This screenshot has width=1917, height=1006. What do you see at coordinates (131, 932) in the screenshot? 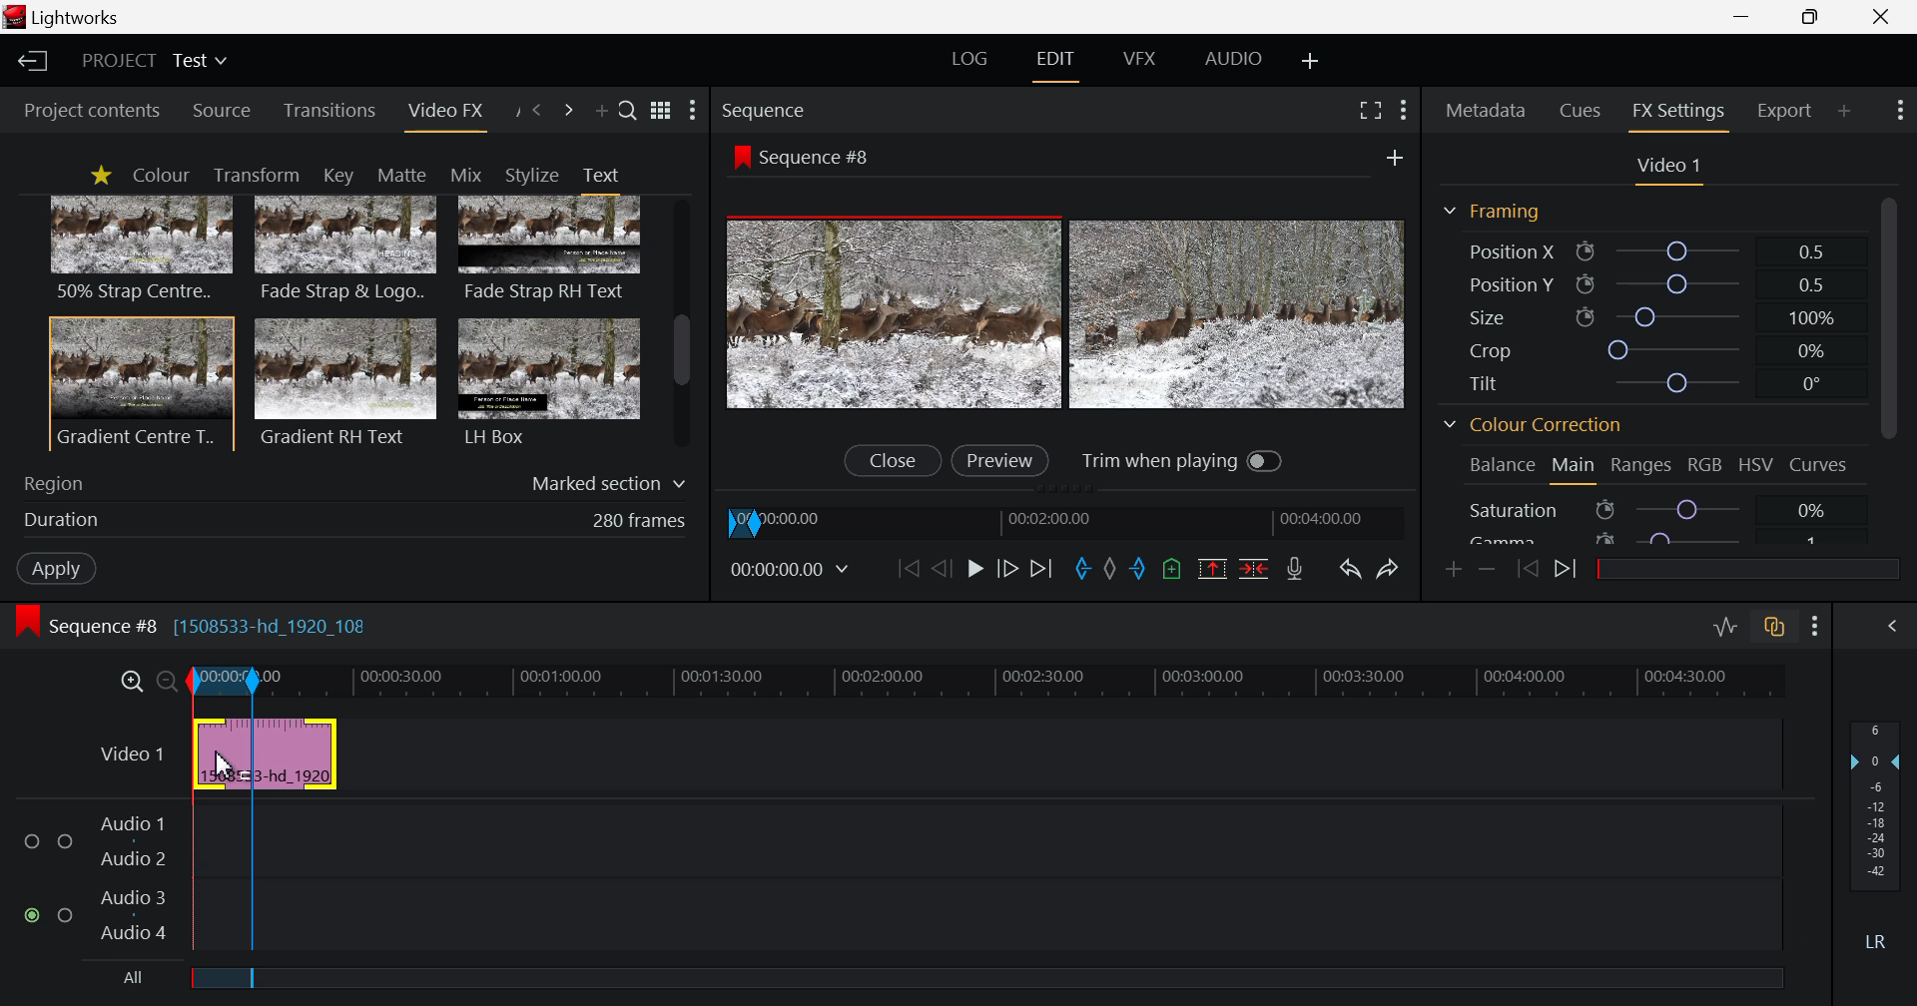
I see `audio 4` at bounding box center [131, 932].